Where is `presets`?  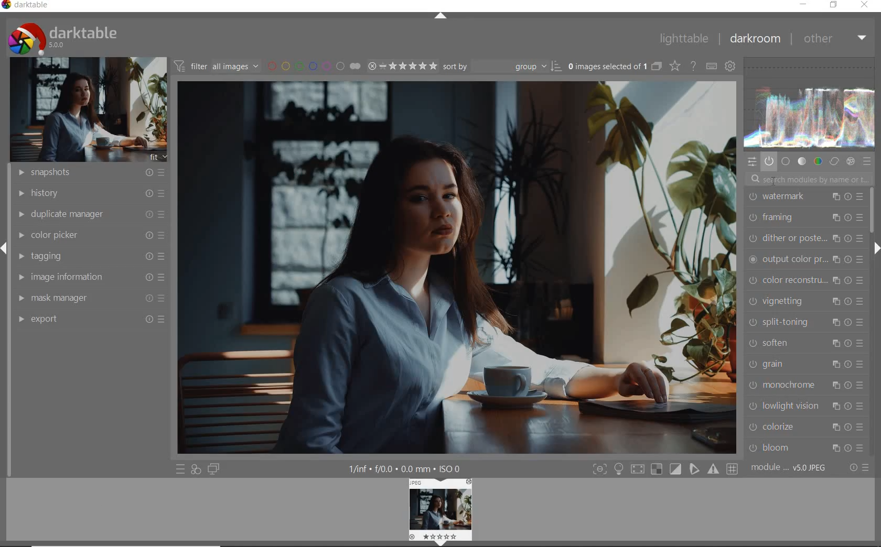
presets is located at coordinates (867, 161).